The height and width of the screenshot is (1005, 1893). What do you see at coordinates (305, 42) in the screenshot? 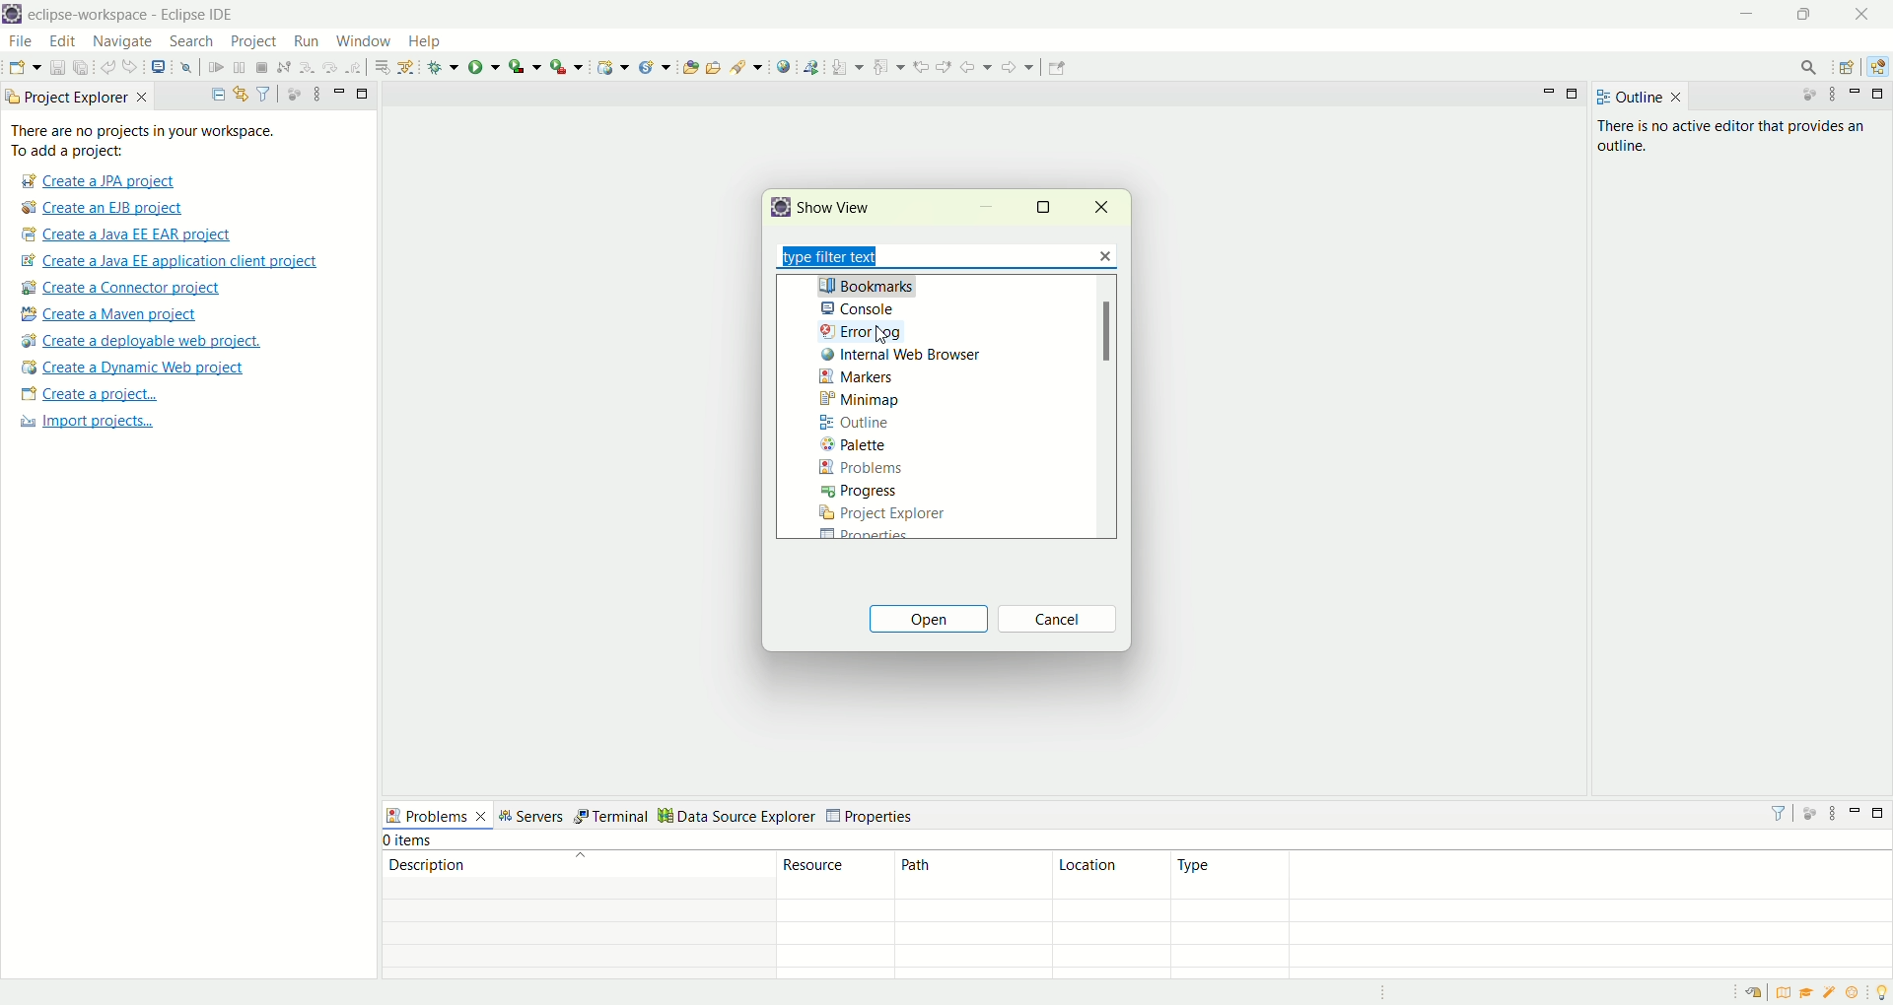
I see `run` at bounding box center [305, 42].